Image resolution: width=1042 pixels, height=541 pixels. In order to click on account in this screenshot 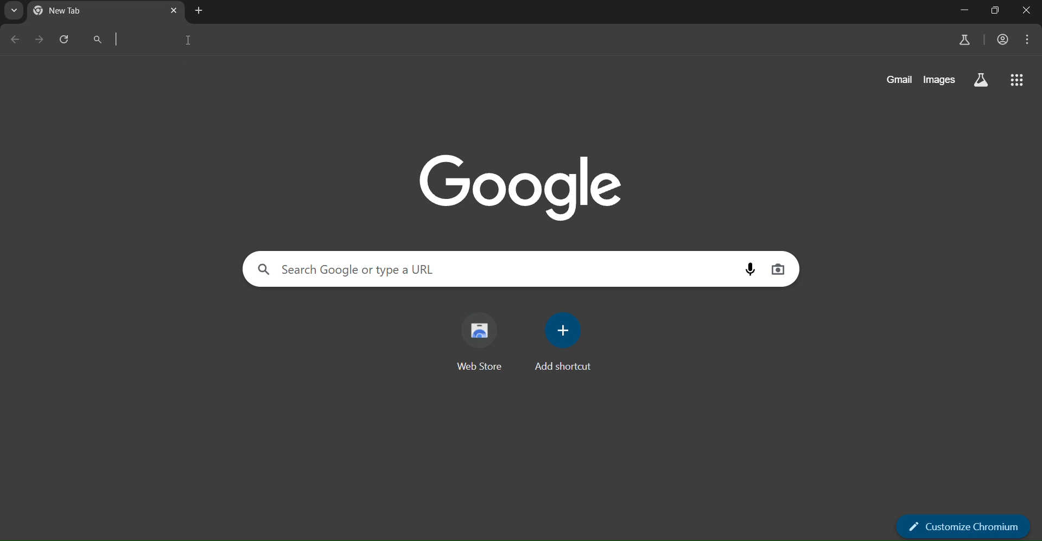, I will do `click(1003, 40)`.